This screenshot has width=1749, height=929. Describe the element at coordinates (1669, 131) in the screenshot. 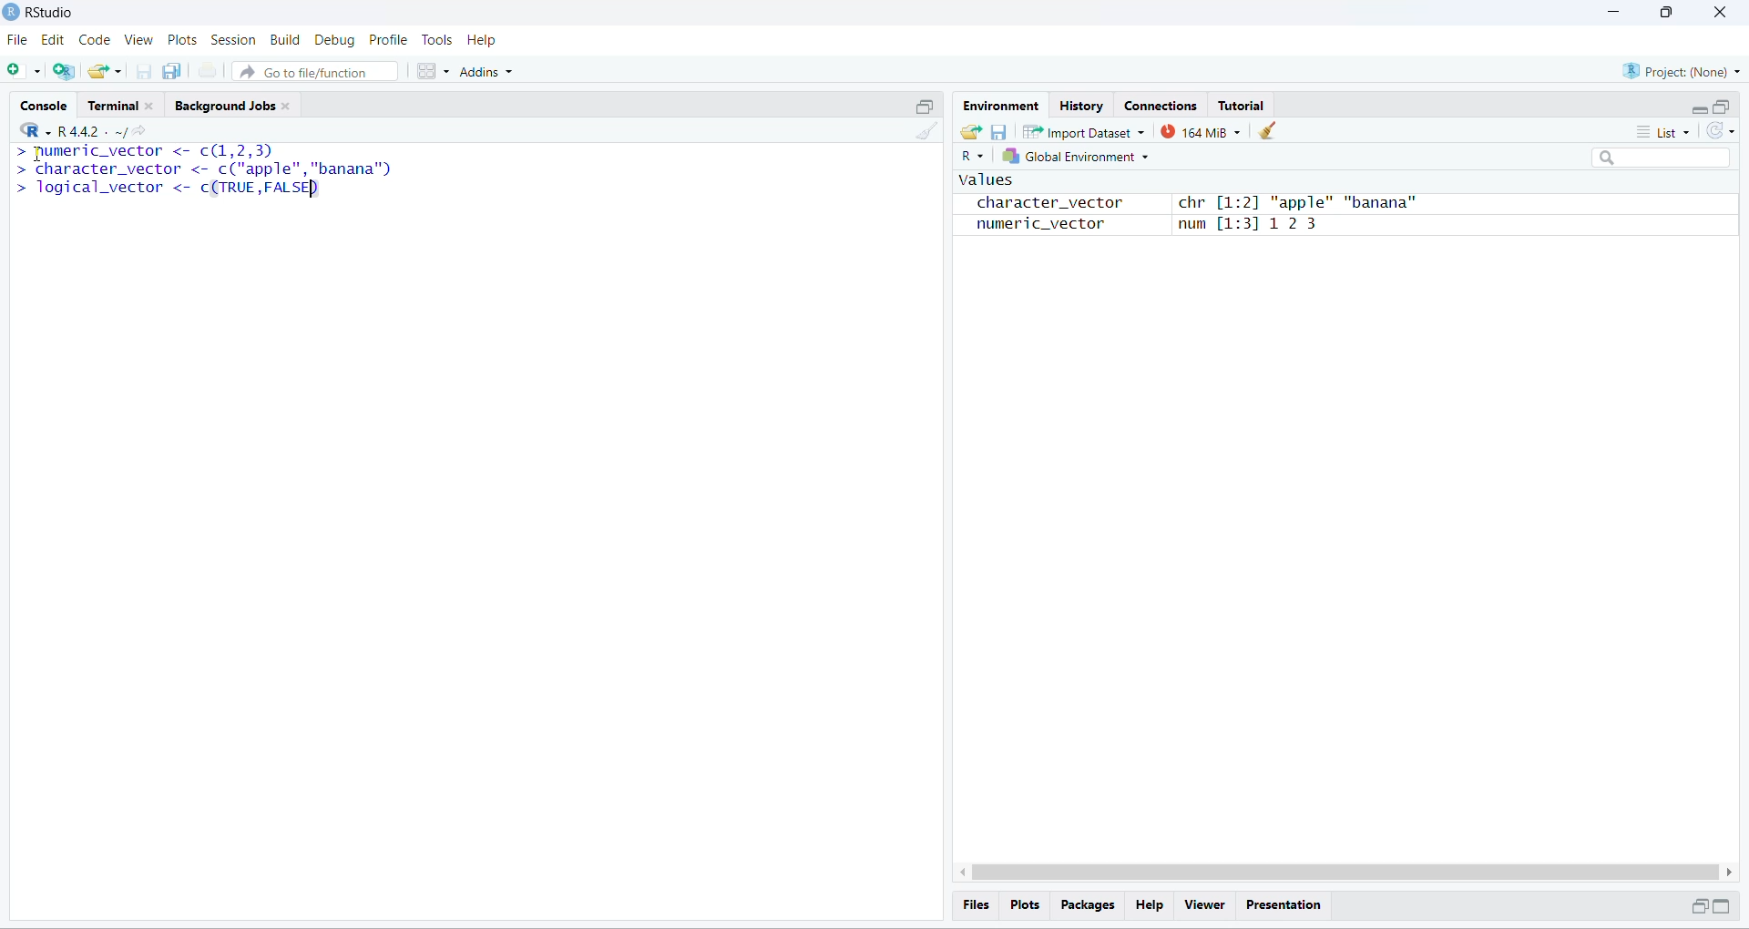

I see `list` at that location.